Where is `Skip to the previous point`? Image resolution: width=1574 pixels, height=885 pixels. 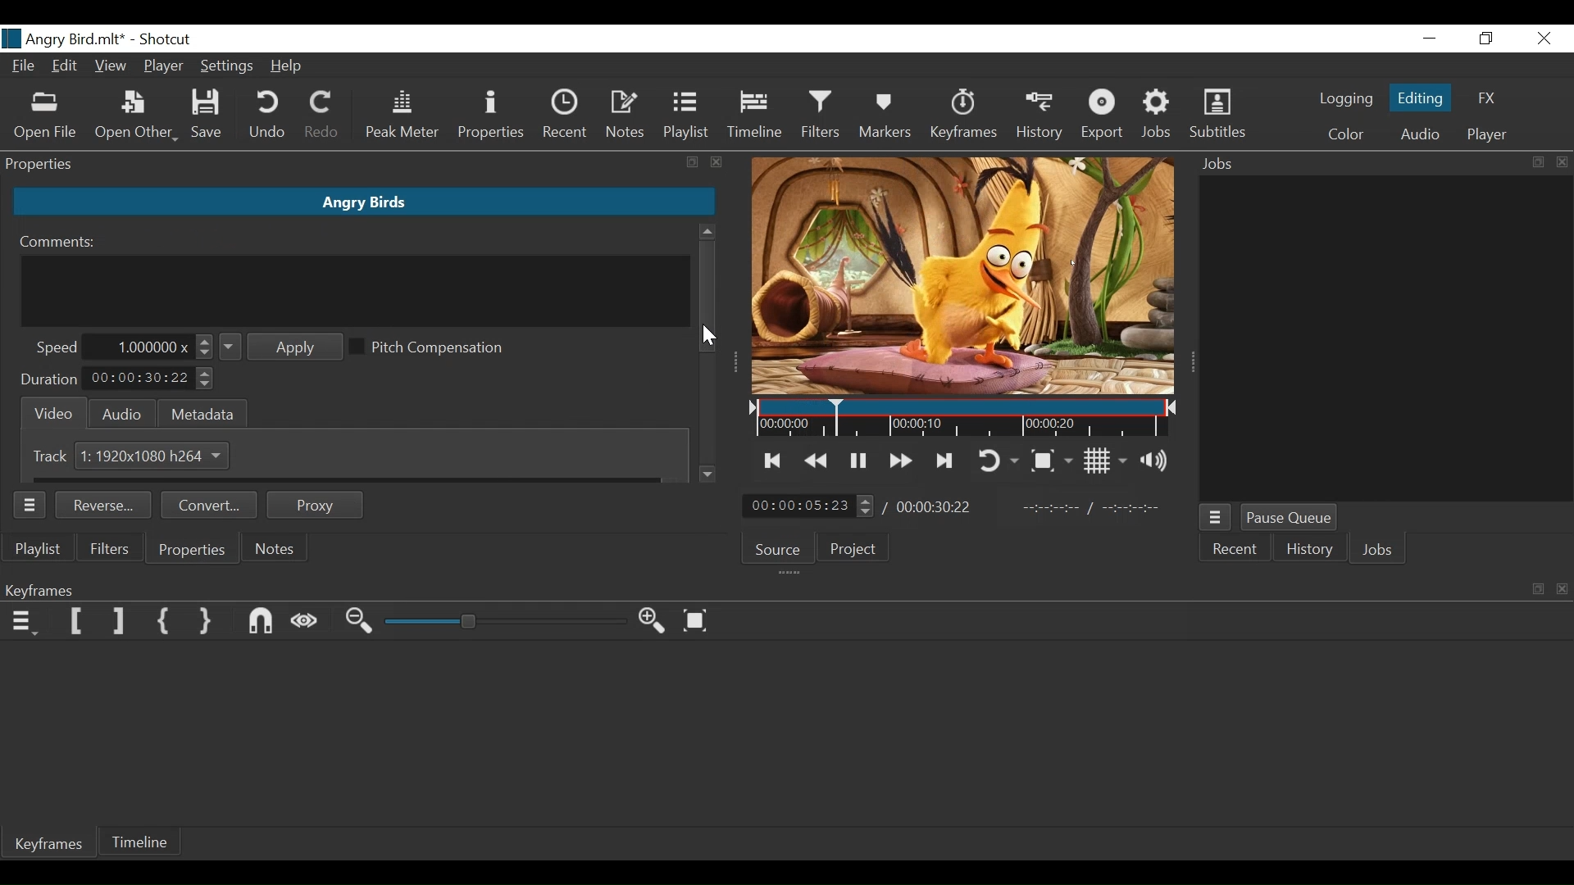 Skip to the previous point is located at coordinates (773, 461).